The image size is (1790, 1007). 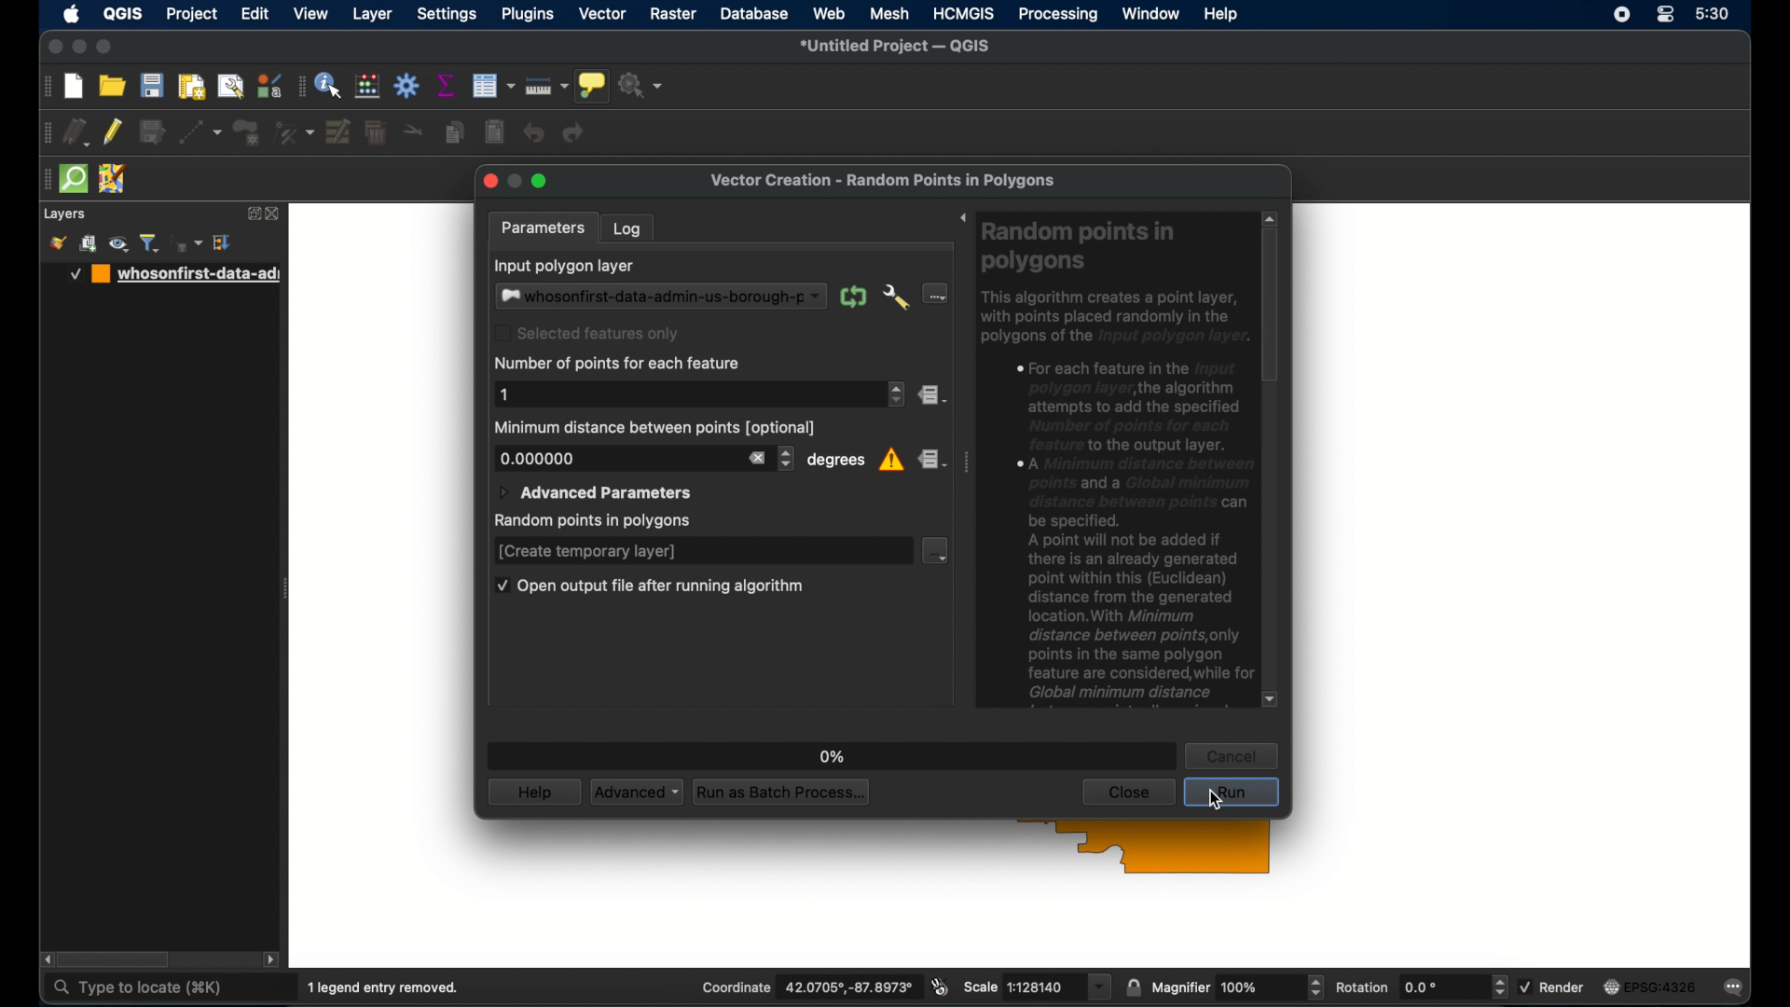 I want to click on screen recorder icon, so click(x=1622, y=15).